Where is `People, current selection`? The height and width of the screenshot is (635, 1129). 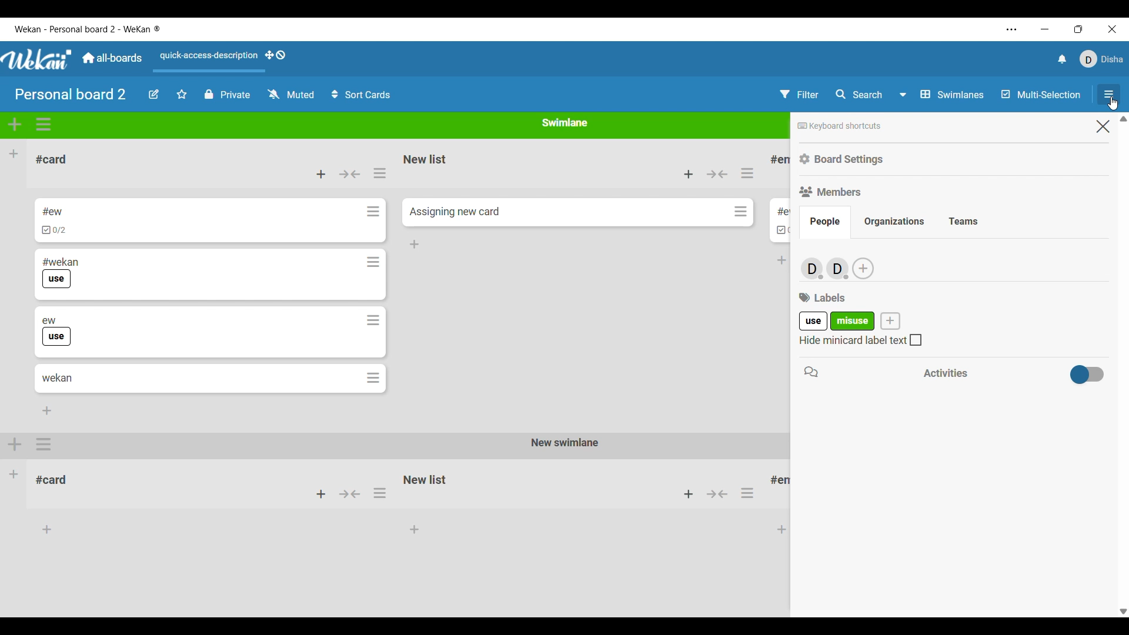
People, current selection is located at coordinates (825, 222).